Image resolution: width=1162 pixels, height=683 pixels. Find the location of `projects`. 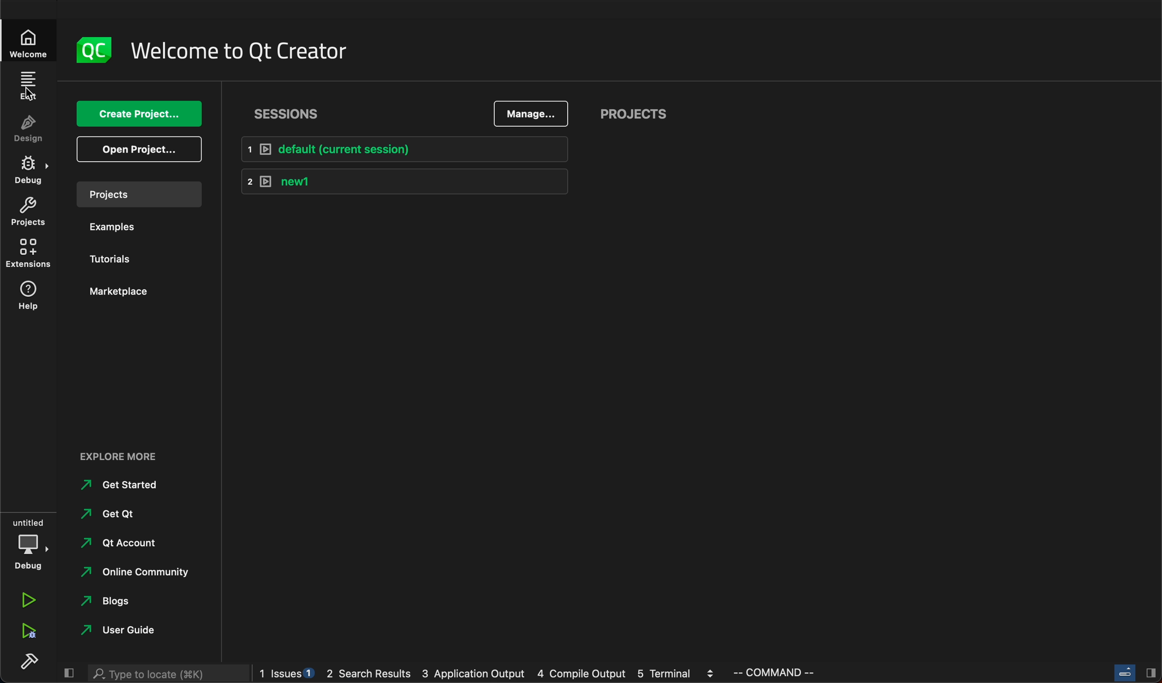

projects is located at coordinates (31, 212).